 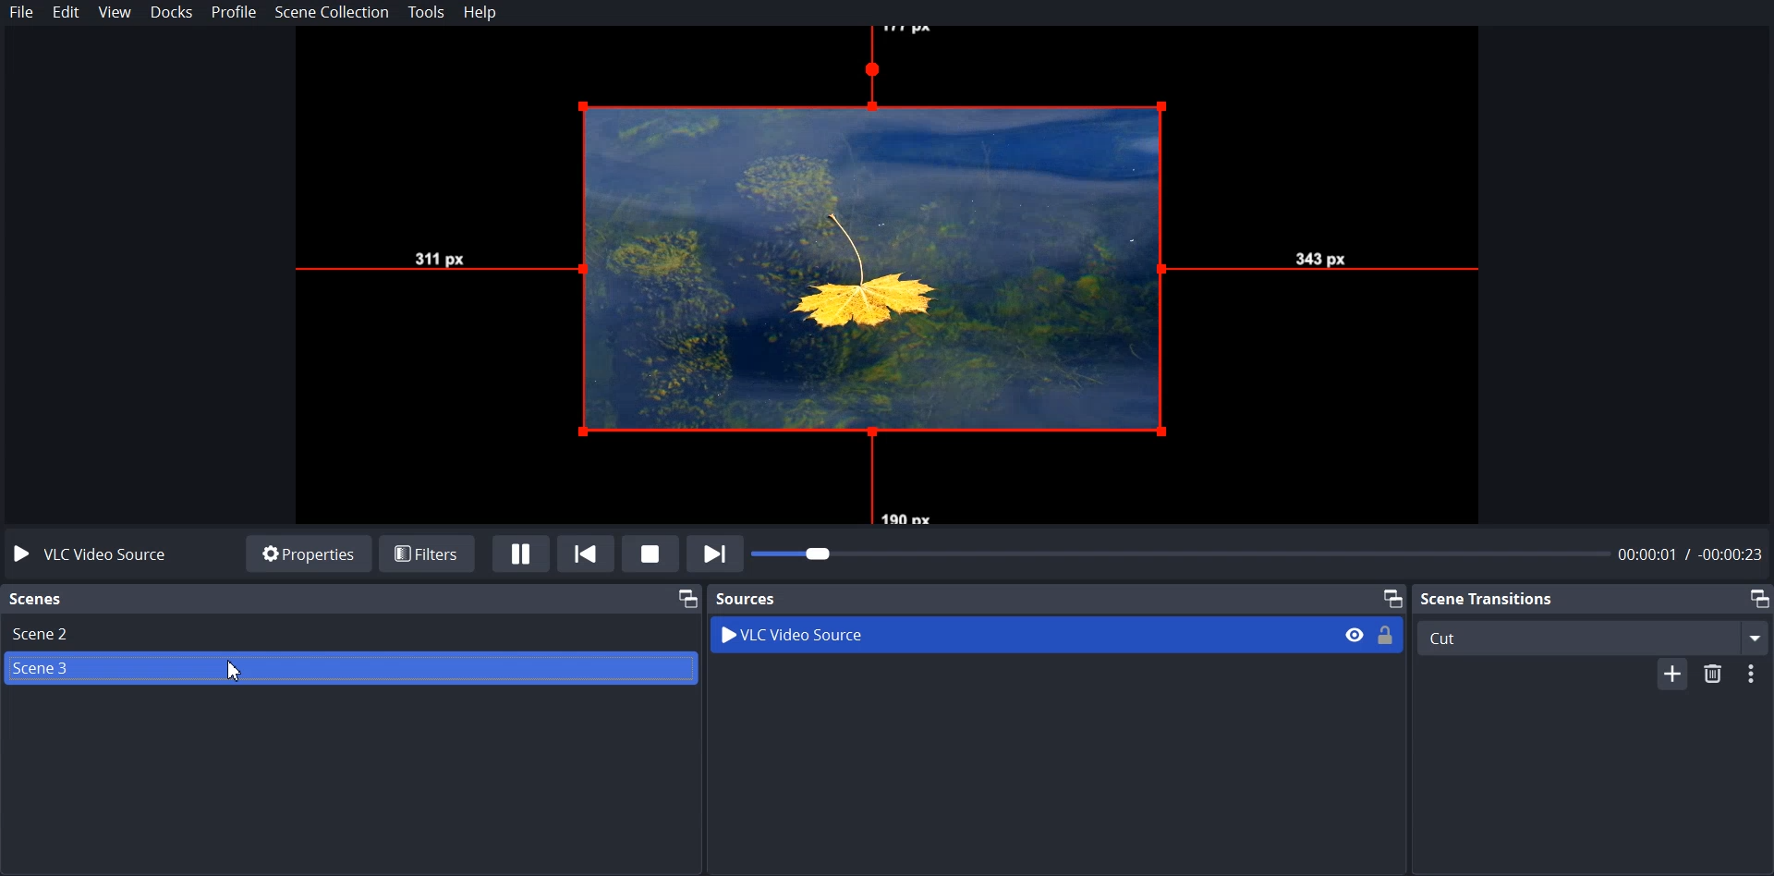 What do you see at coordinates (521, 554) in the screenshot?
I see `Pause Media` at bounding box center [521, 554].